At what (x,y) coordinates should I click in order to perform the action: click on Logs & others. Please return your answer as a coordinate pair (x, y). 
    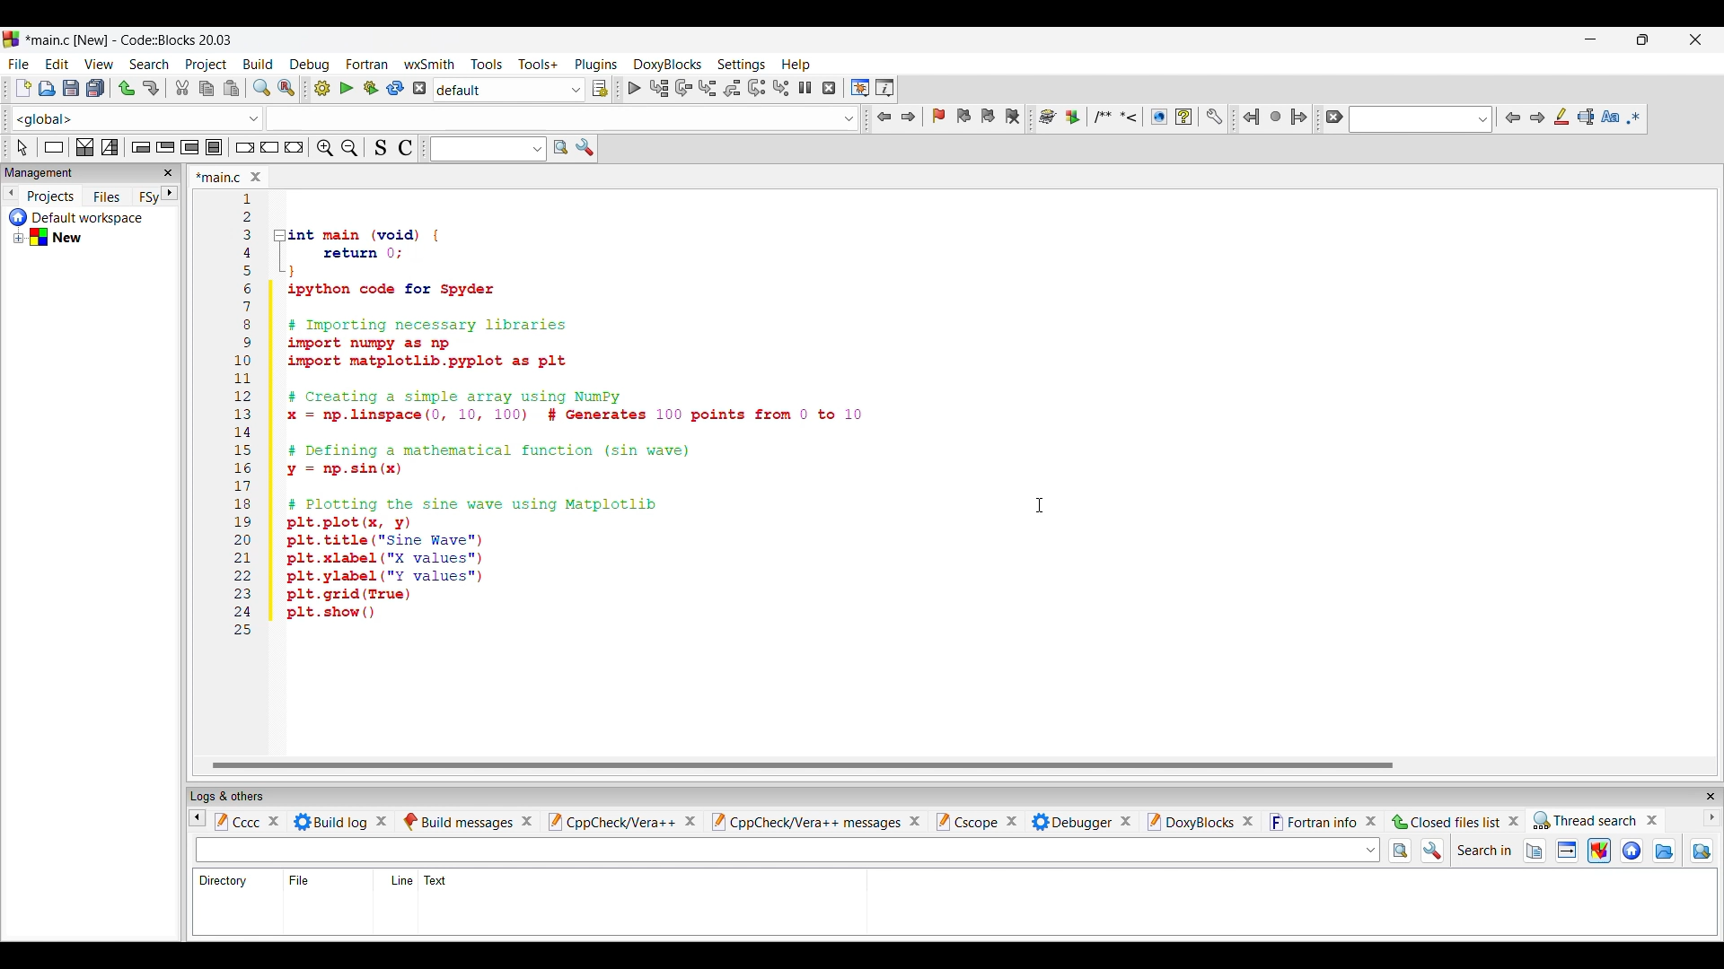
    Looking at the image, I should click on (237, 792).